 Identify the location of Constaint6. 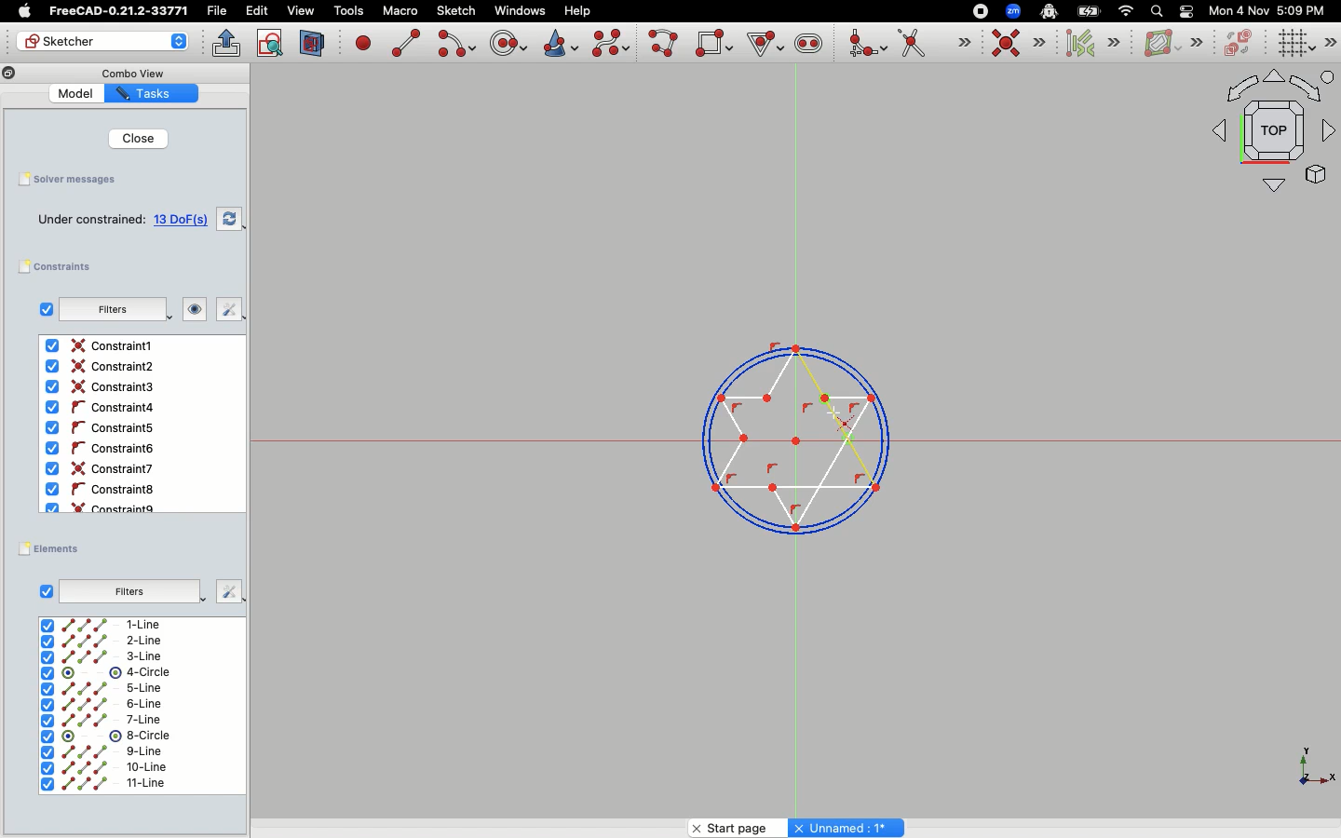
(103, 449).